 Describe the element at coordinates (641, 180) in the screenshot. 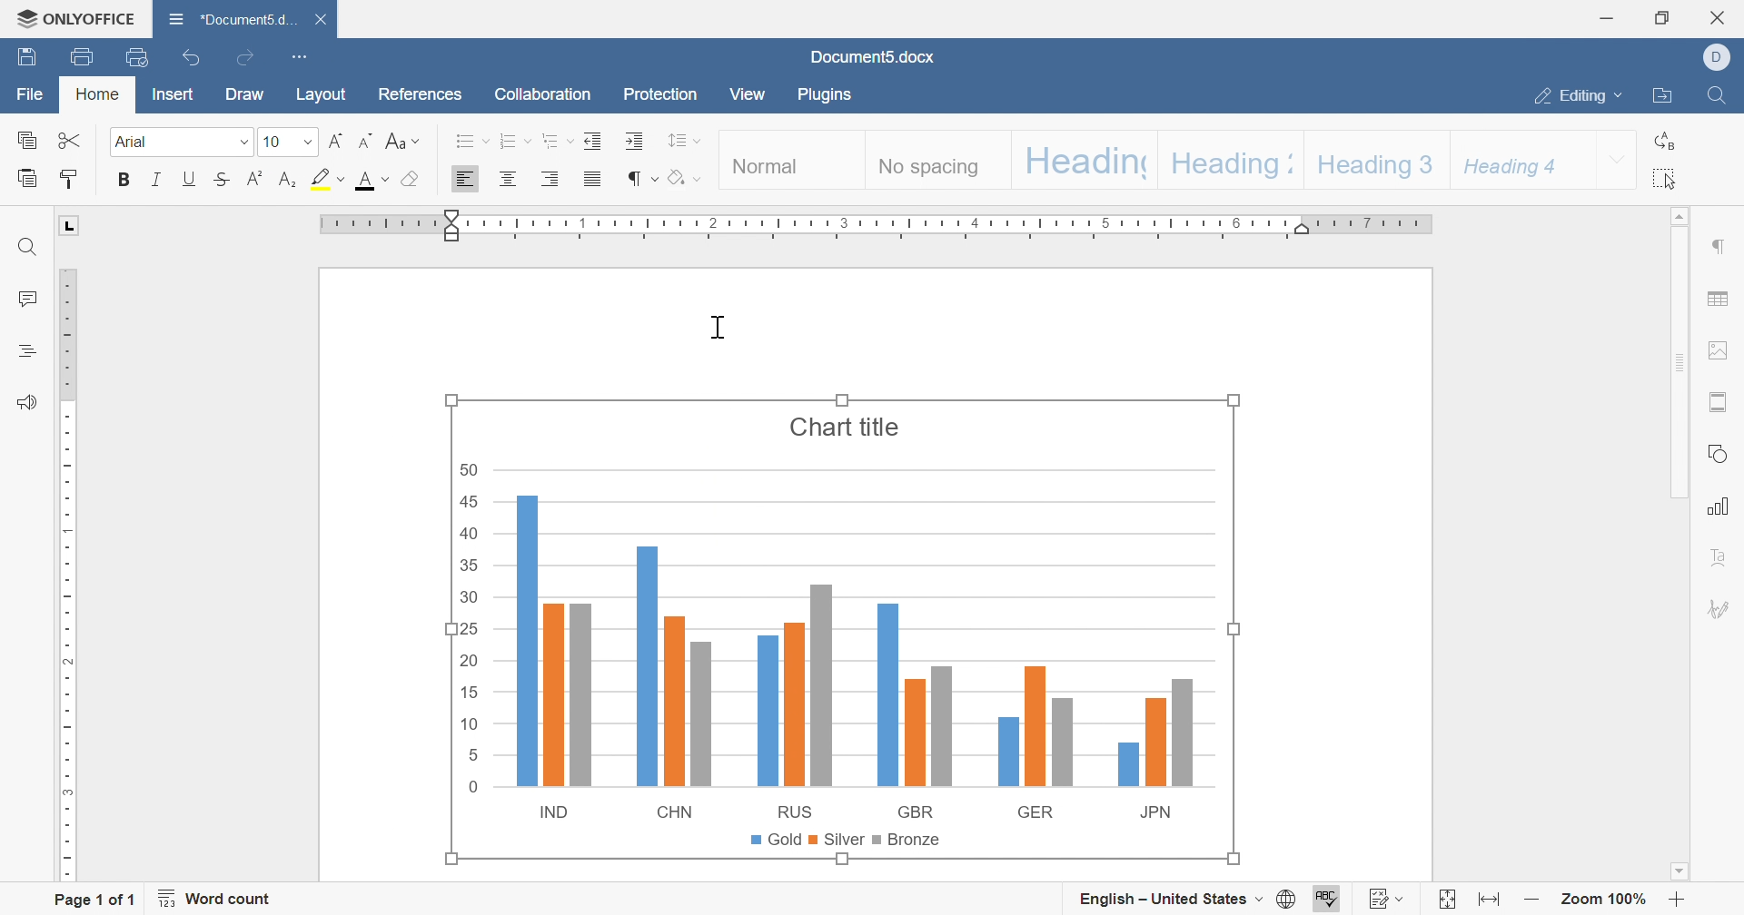

I see `nonprinting characters` at that location.